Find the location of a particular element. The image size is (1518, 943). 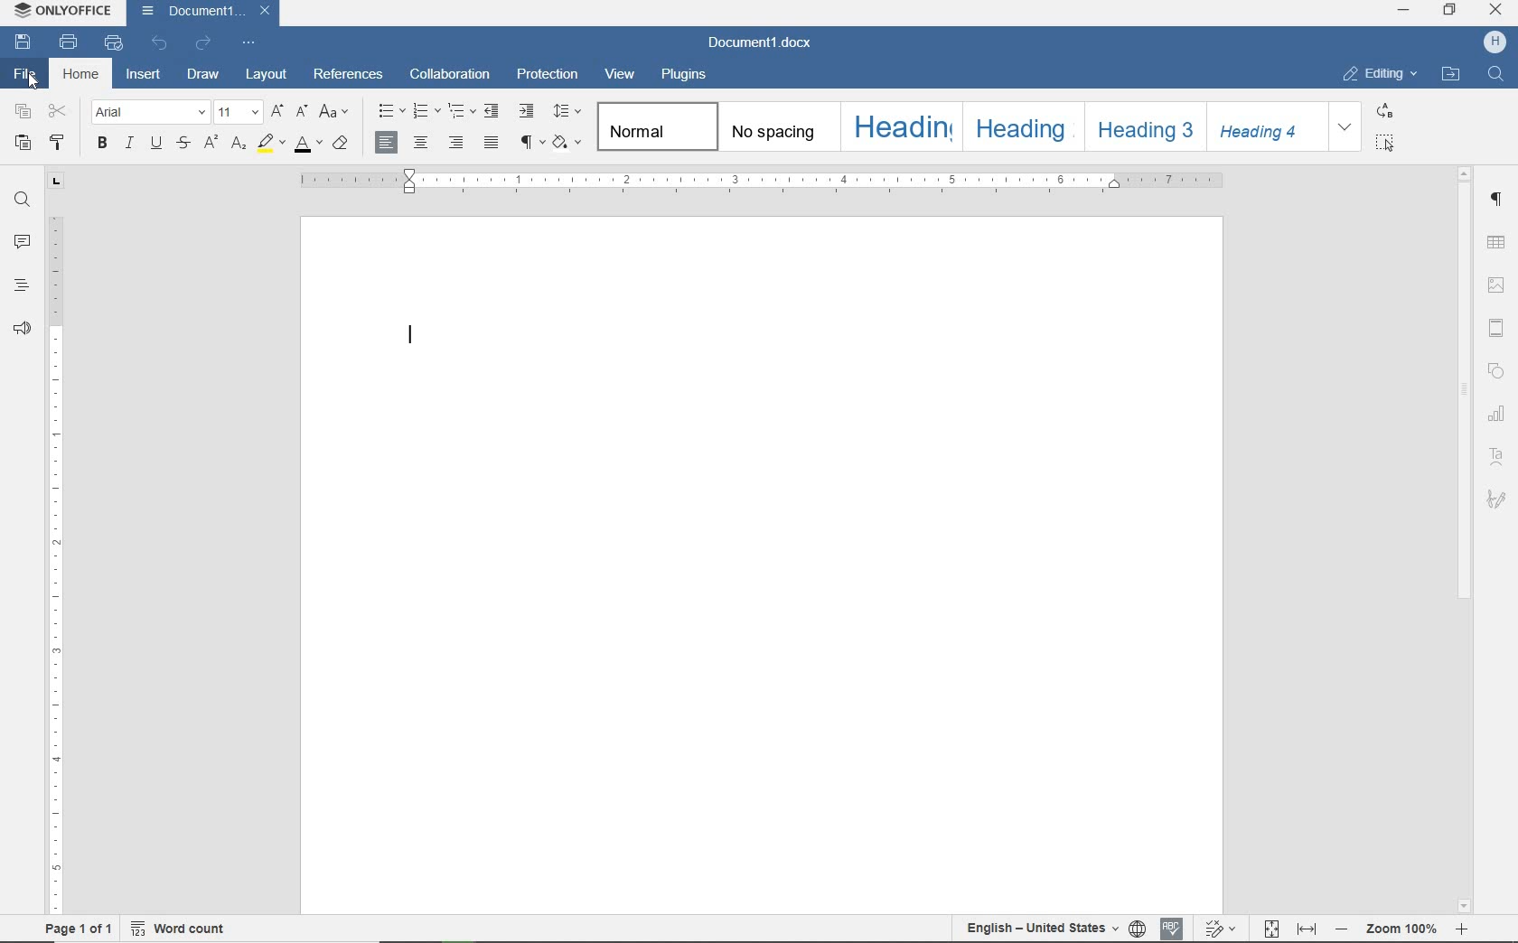

system name is located at coordinates (61, 10).